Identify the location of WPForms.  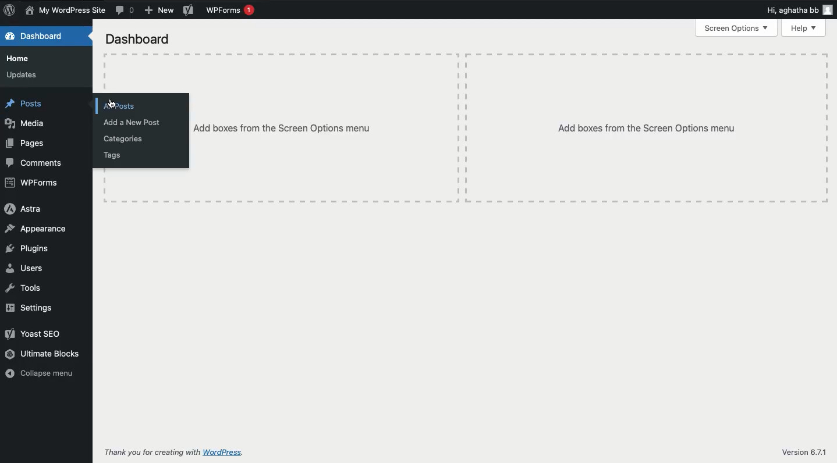
(233, 10).